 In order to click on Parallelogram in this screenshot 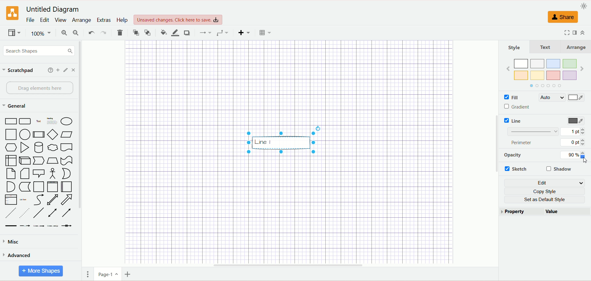, I will do `click(66, 134)`.